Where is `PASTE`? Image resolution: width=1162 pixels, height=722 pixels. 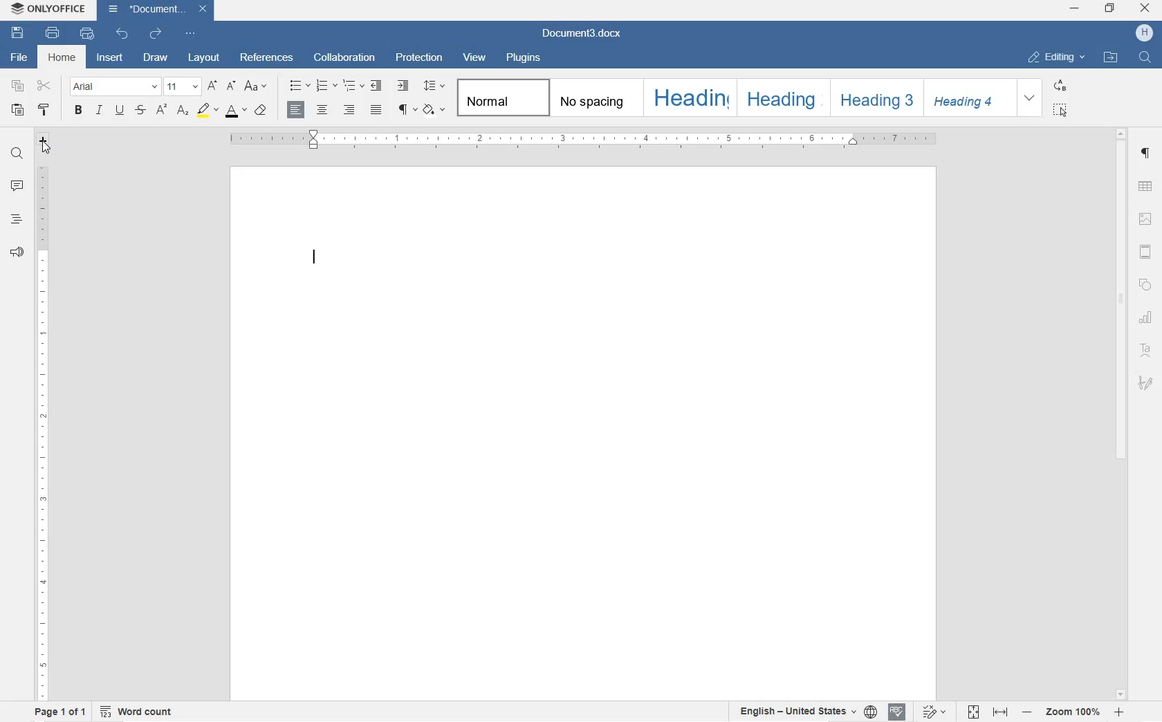 PASTE is located at coordinates (16, 111).